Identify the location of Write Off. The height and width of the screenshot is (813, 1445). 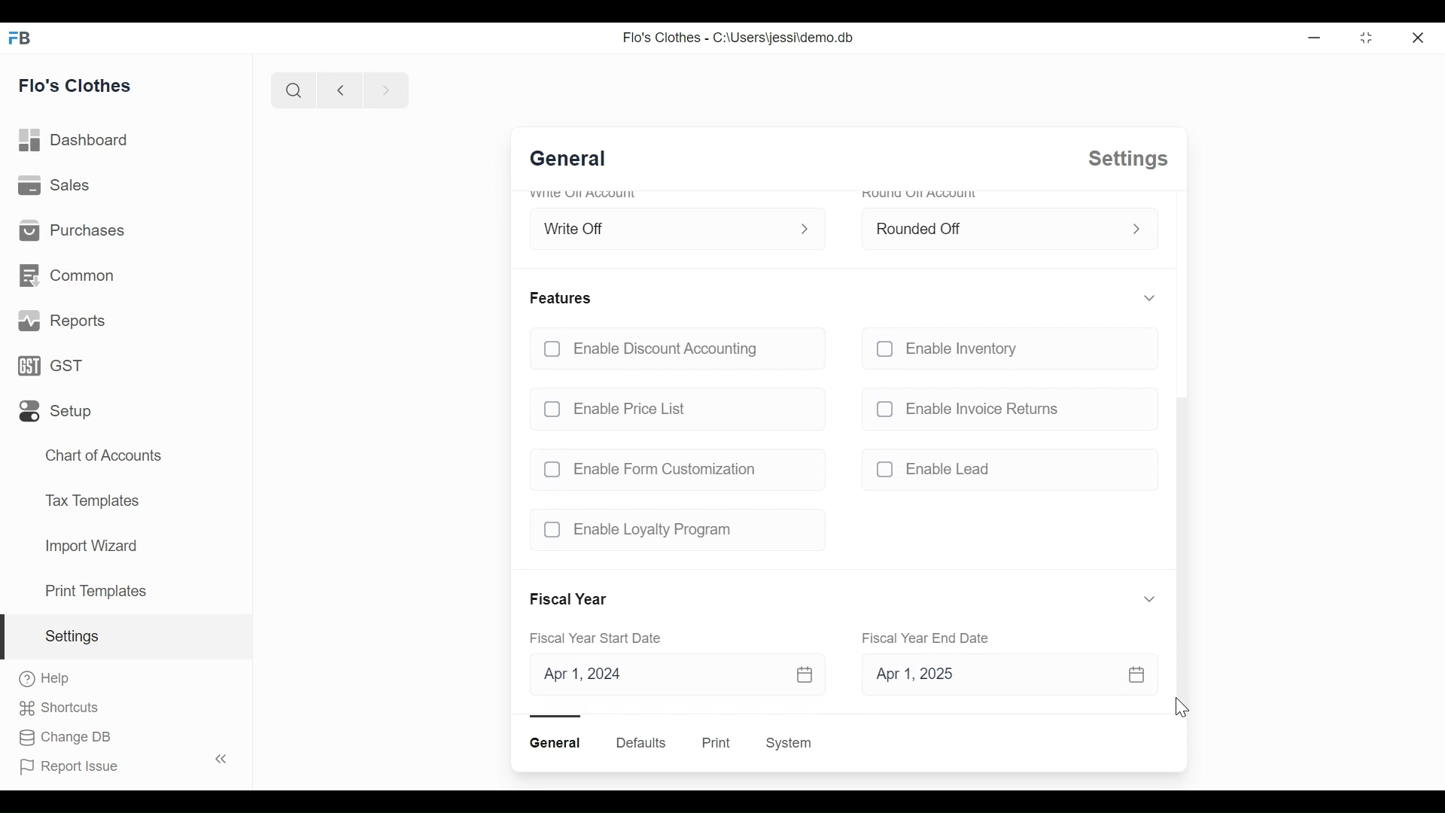
(662, 225).